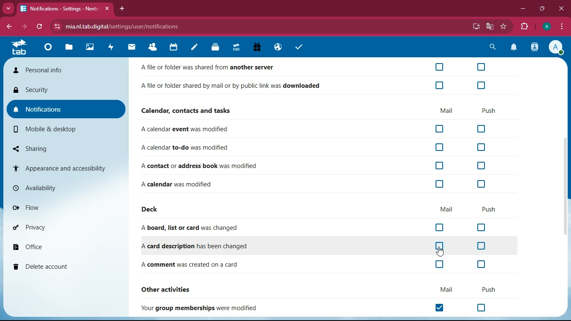  Describe the element at coordinates (66, 110) in the screenshot. I see `notifications` at that location.